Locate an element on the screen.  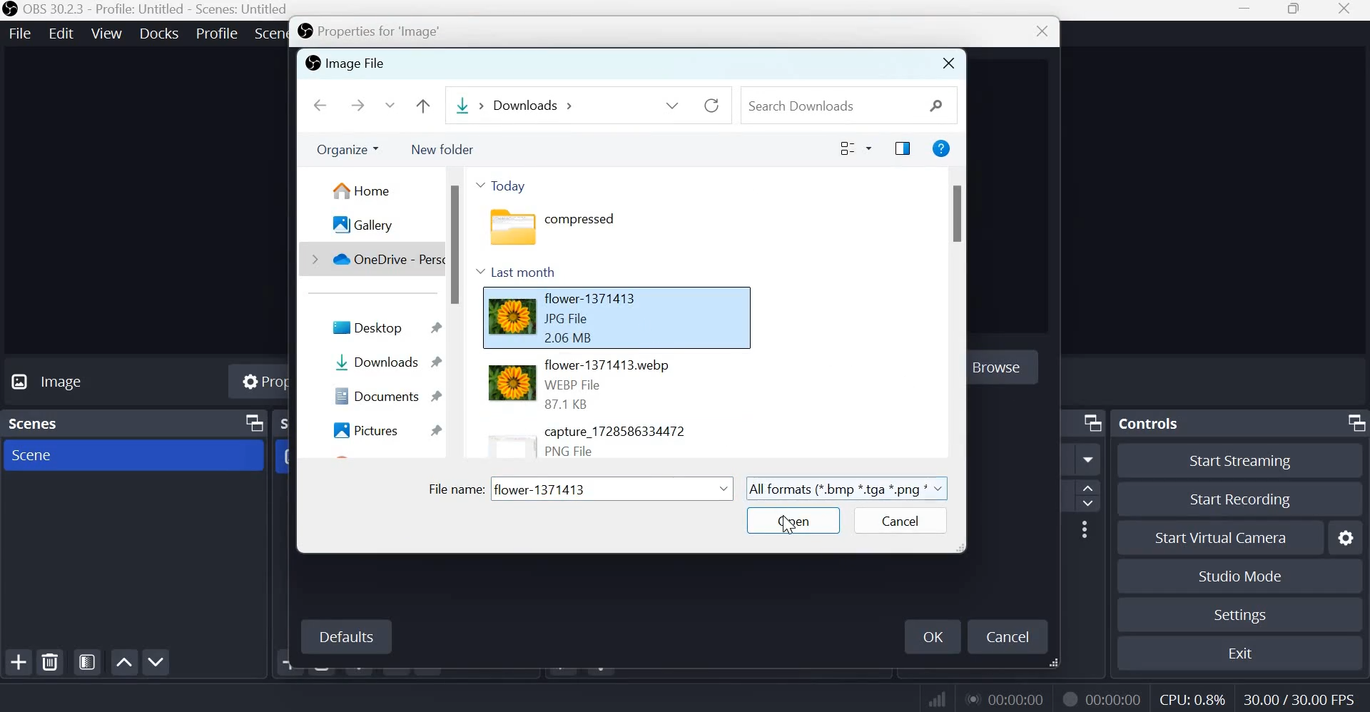
Move scene down is located at coordinates (156, 662).